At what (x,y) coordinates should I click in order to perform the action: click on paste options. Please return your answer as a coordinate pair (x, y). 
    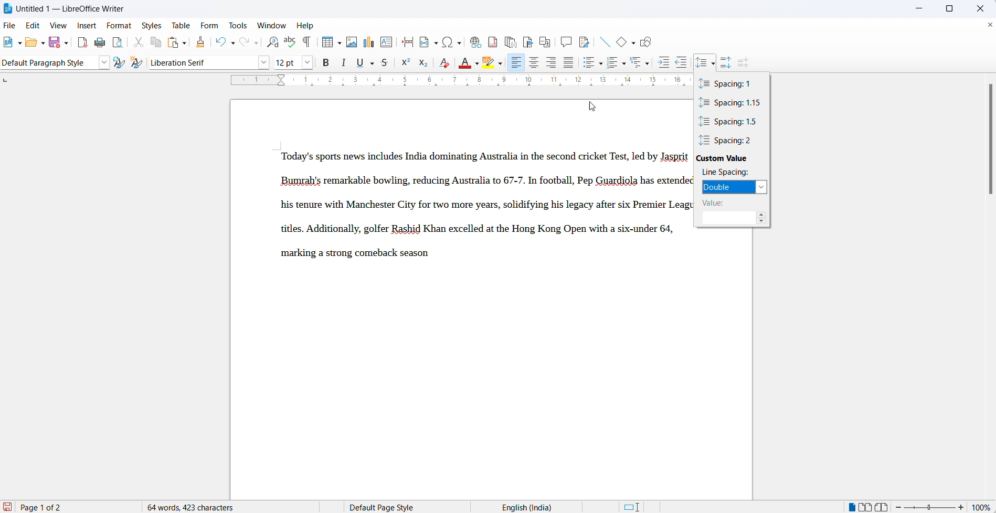
    Looking at the image, I should click on (187, 43).